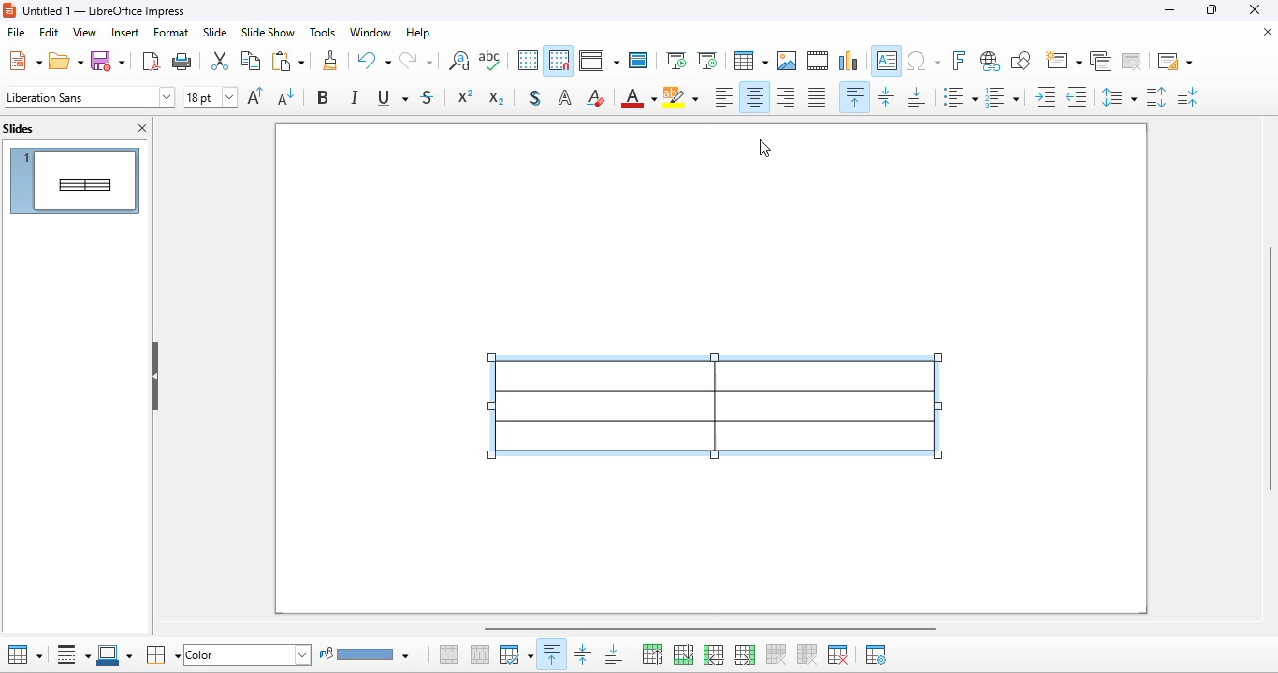 This screenshot has width=1278, height=673. Describe the element at coordinates (182, 62) in the screenshot. I see `print` at that location.